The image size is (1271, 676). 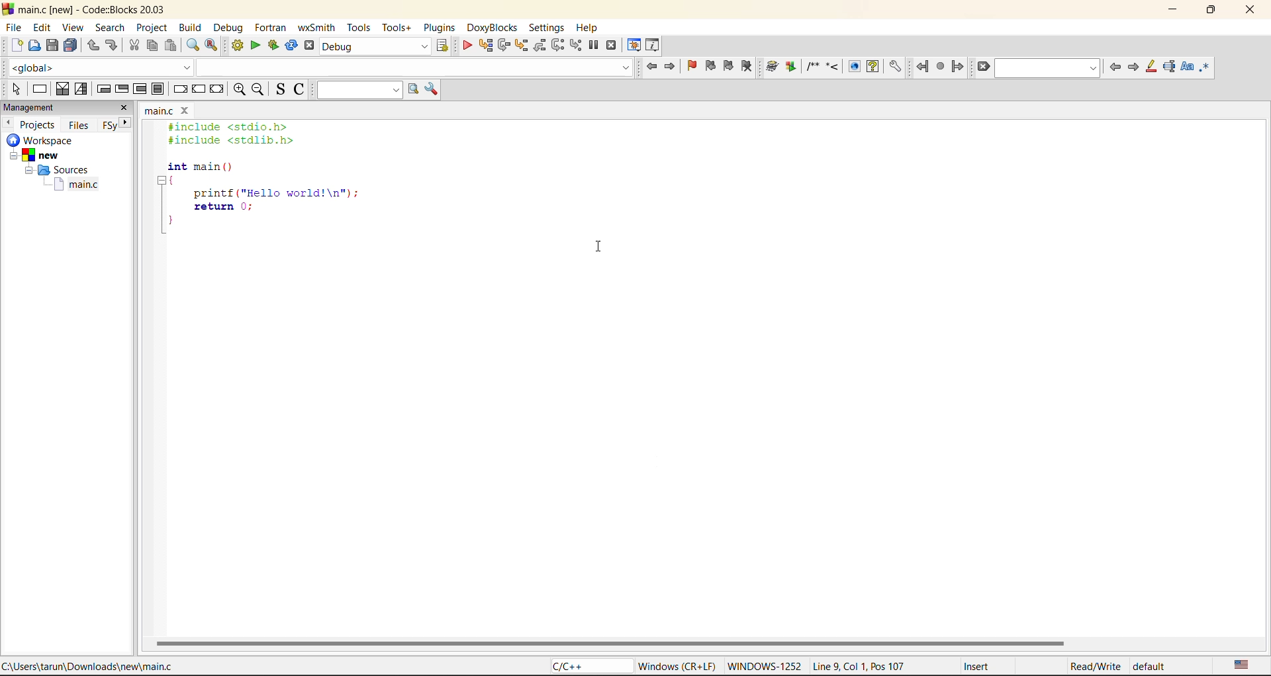 I want to click on text language, so click(x=1244, y=665).